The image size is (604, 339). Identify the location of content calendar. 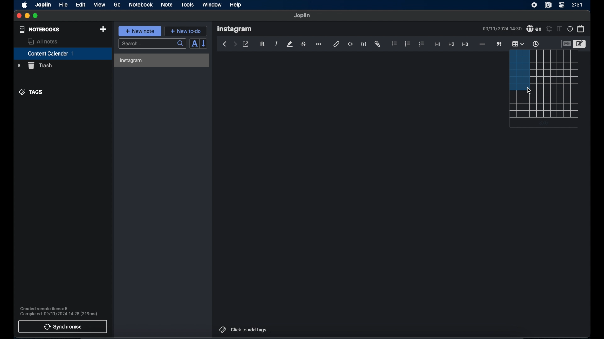
(63, 53).